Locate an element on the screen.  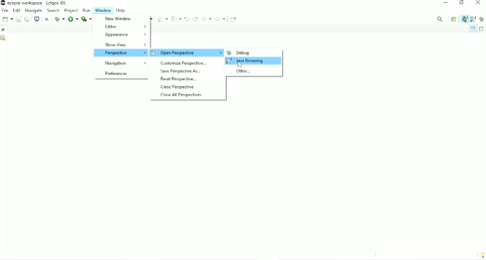
Forward  is located at coordinates (221, 19).